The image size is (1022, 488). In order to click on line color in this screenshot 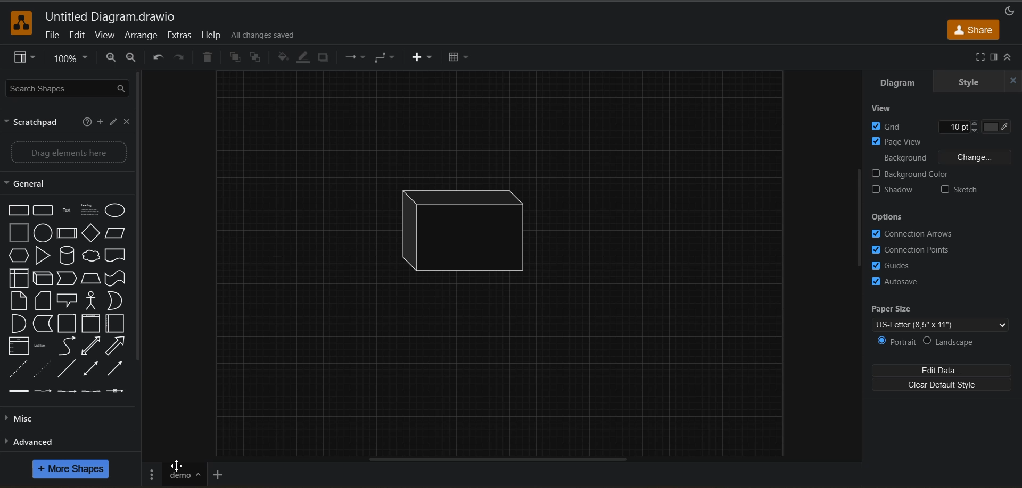, I will do `click(304, 58)`.